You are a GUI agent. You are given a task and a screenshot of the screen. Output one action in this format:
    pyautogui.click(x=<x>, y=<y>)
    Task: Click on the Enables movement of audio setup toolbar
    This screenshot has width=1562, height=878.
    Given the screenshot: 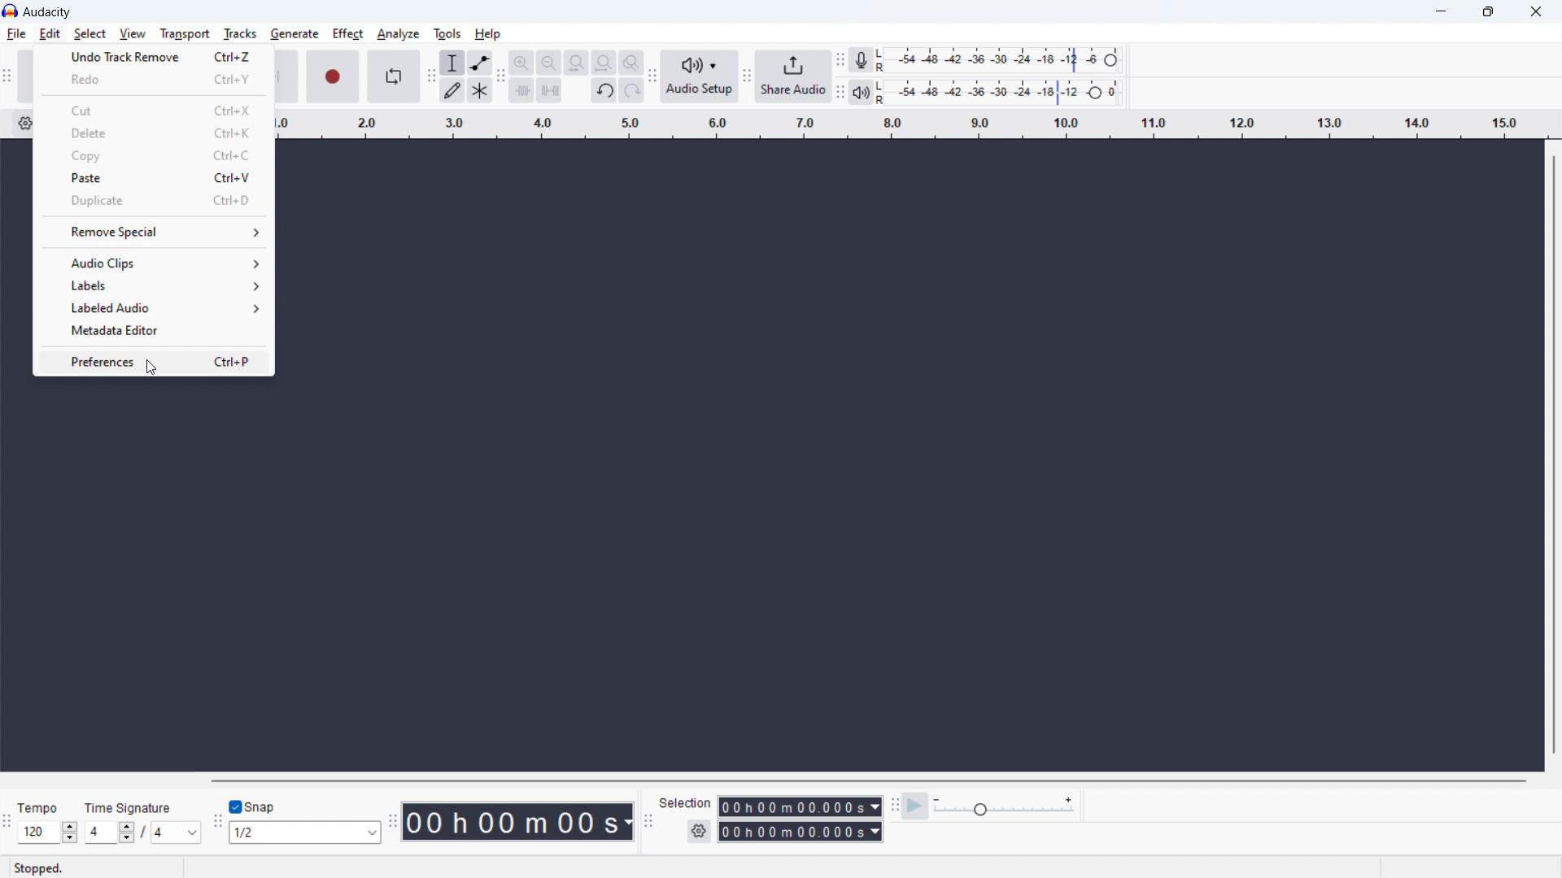 What is the action you would take?
    pyautogui.click(x=652, y=76)
    